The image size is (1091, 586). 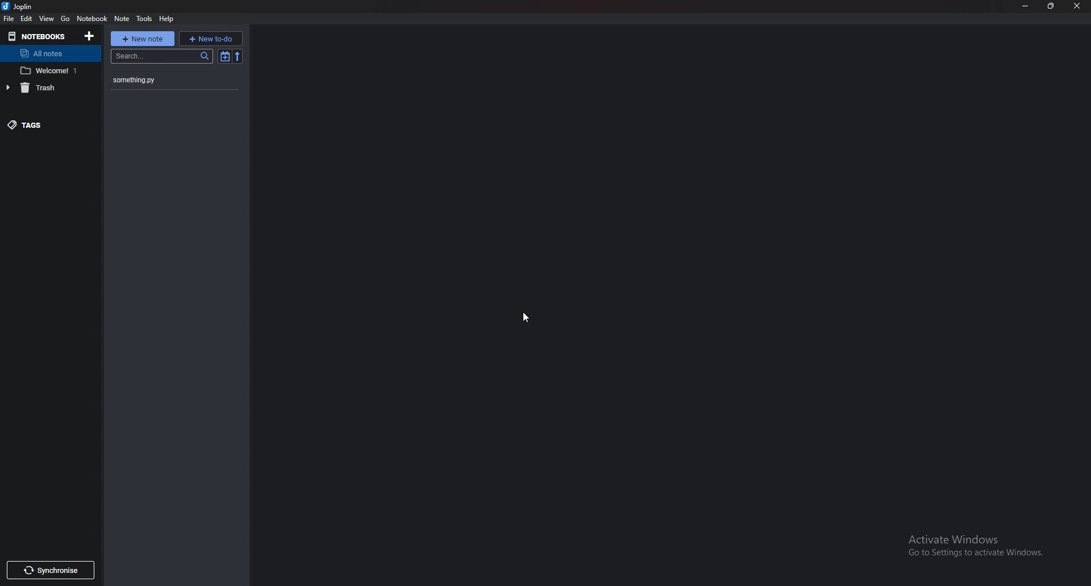 I want to click on view, so click(x=46, y=19).